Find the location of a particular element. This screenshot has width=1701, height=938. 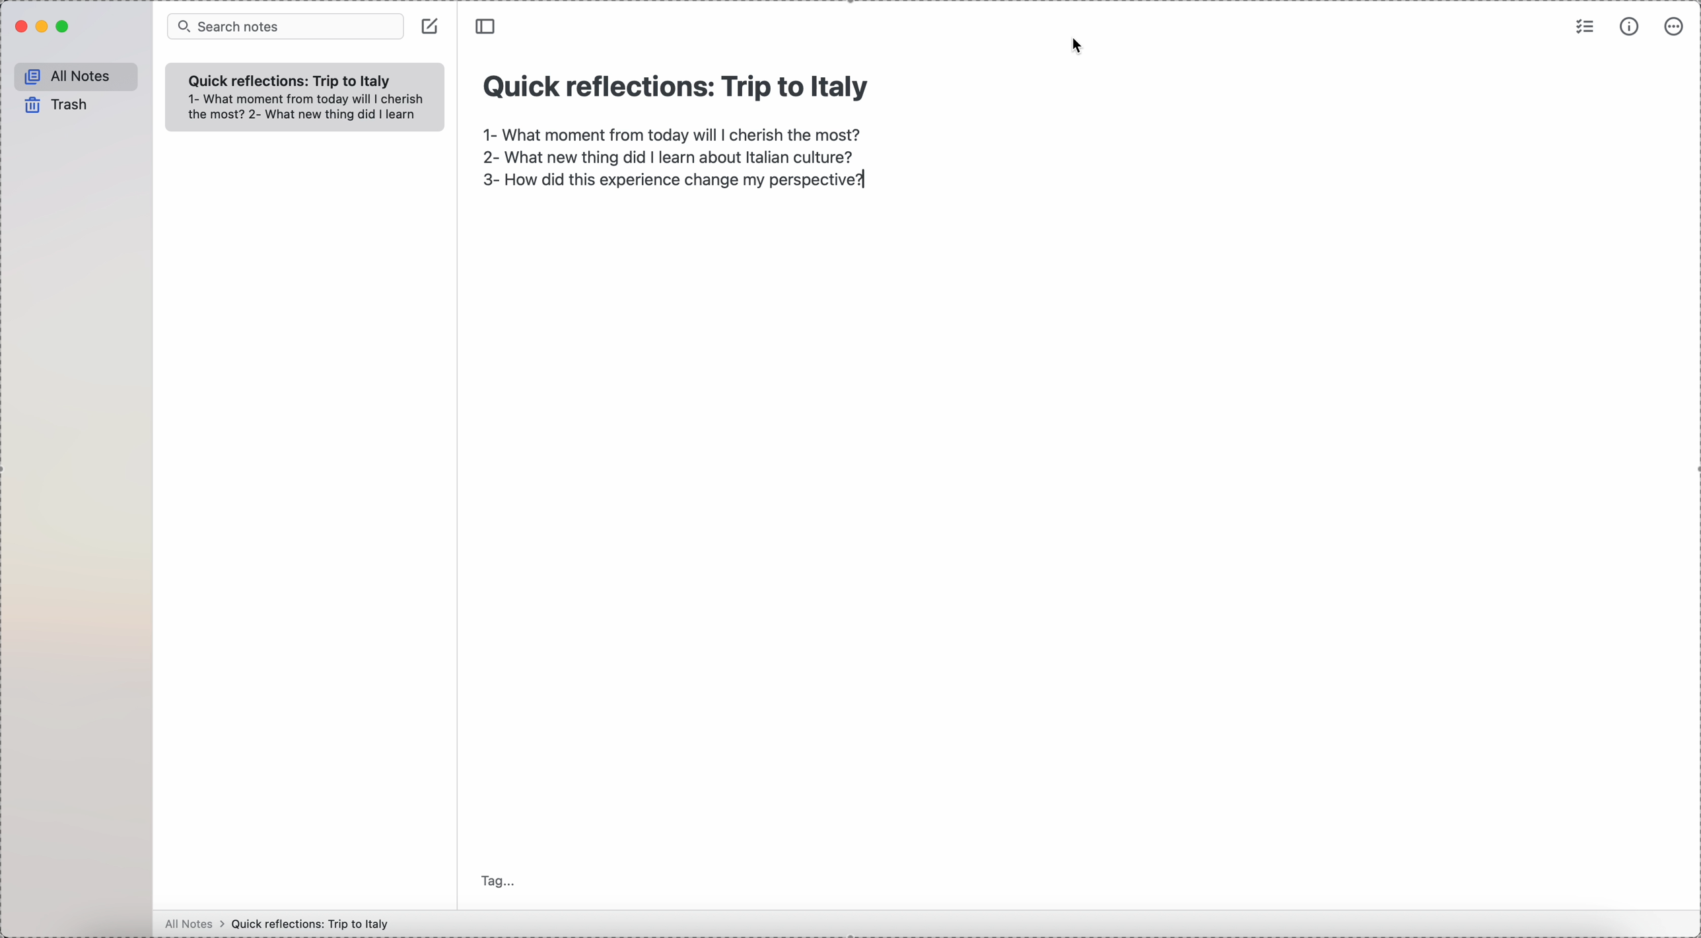

search bar is located at coordinates (286, 26).